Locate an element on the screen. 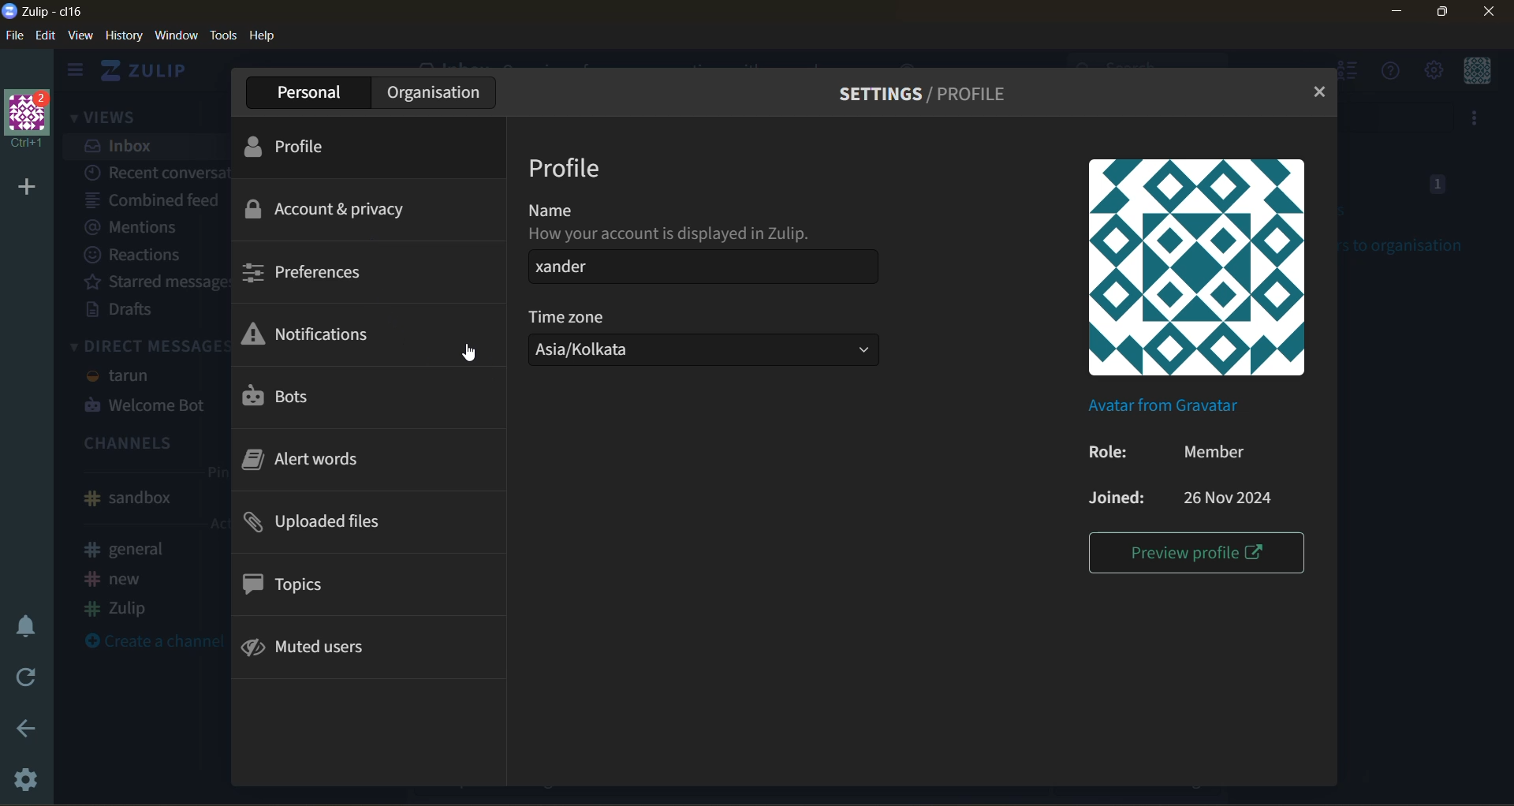 The width and height of the screenshot is (1514, 806). window is located at coordinates (177, 36).